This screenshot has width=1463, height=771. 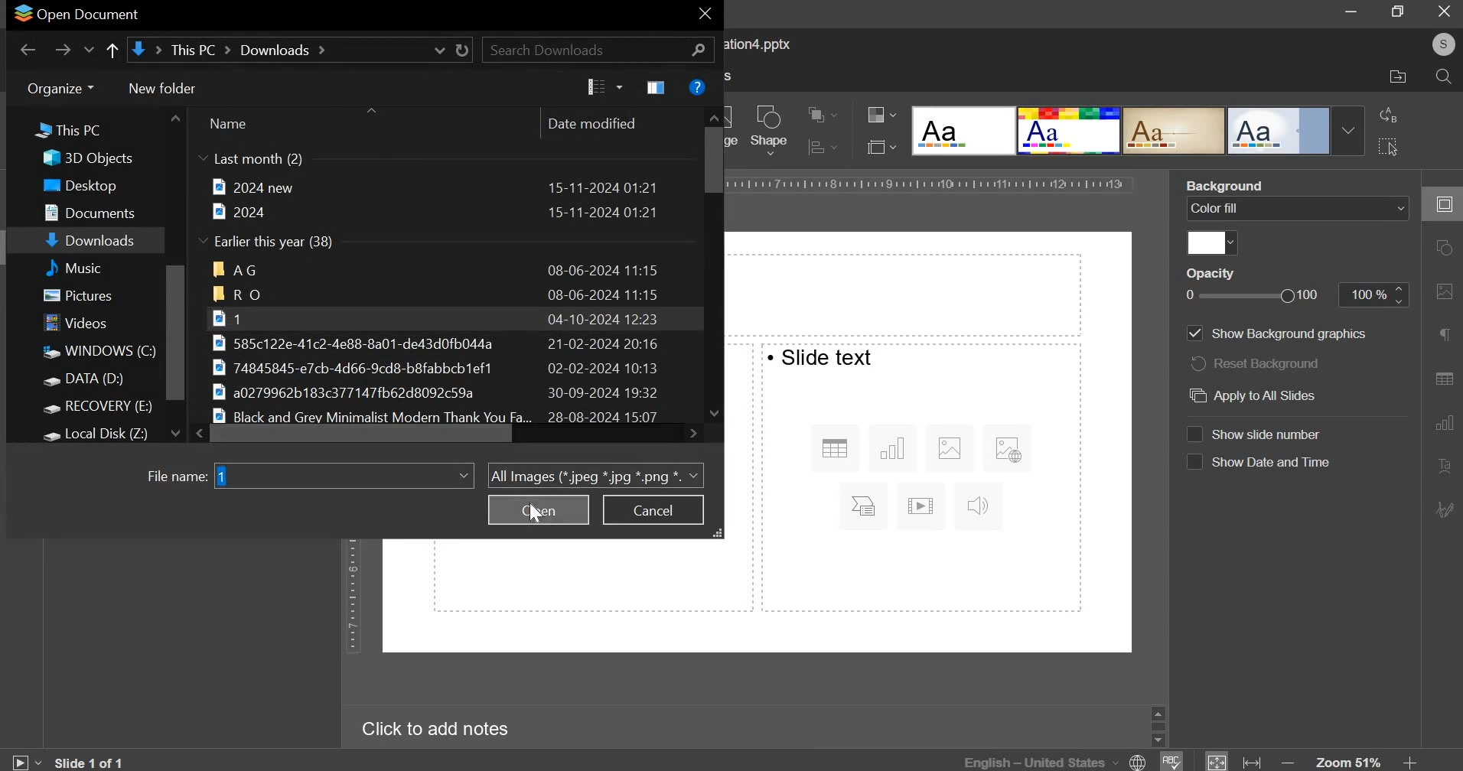 I want to click on change color theme, so click(x=875, y=115).